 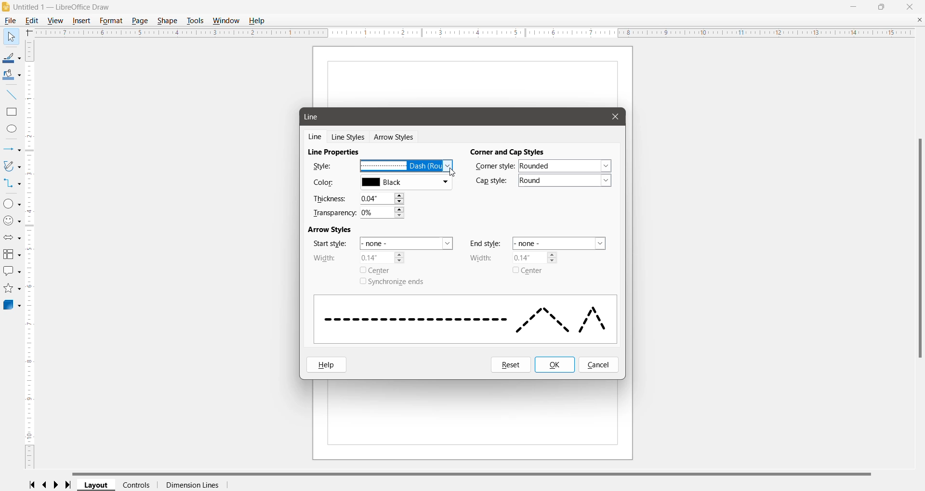 I want to click on Color, so click(x=325, y=183).